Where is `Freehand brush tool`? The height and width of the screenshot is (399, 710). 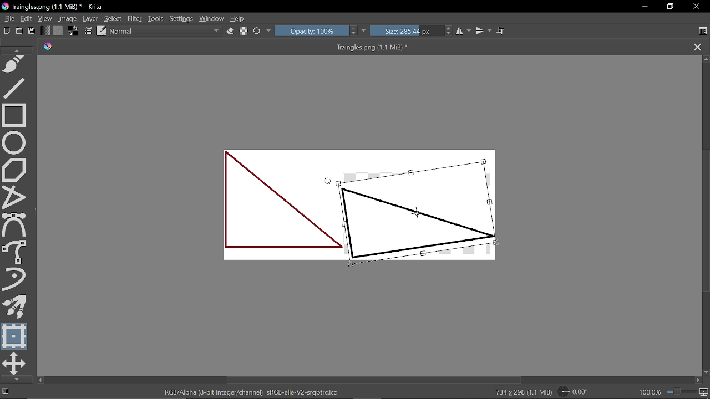 Freehand brush tool is located at coordinates (16, 252).